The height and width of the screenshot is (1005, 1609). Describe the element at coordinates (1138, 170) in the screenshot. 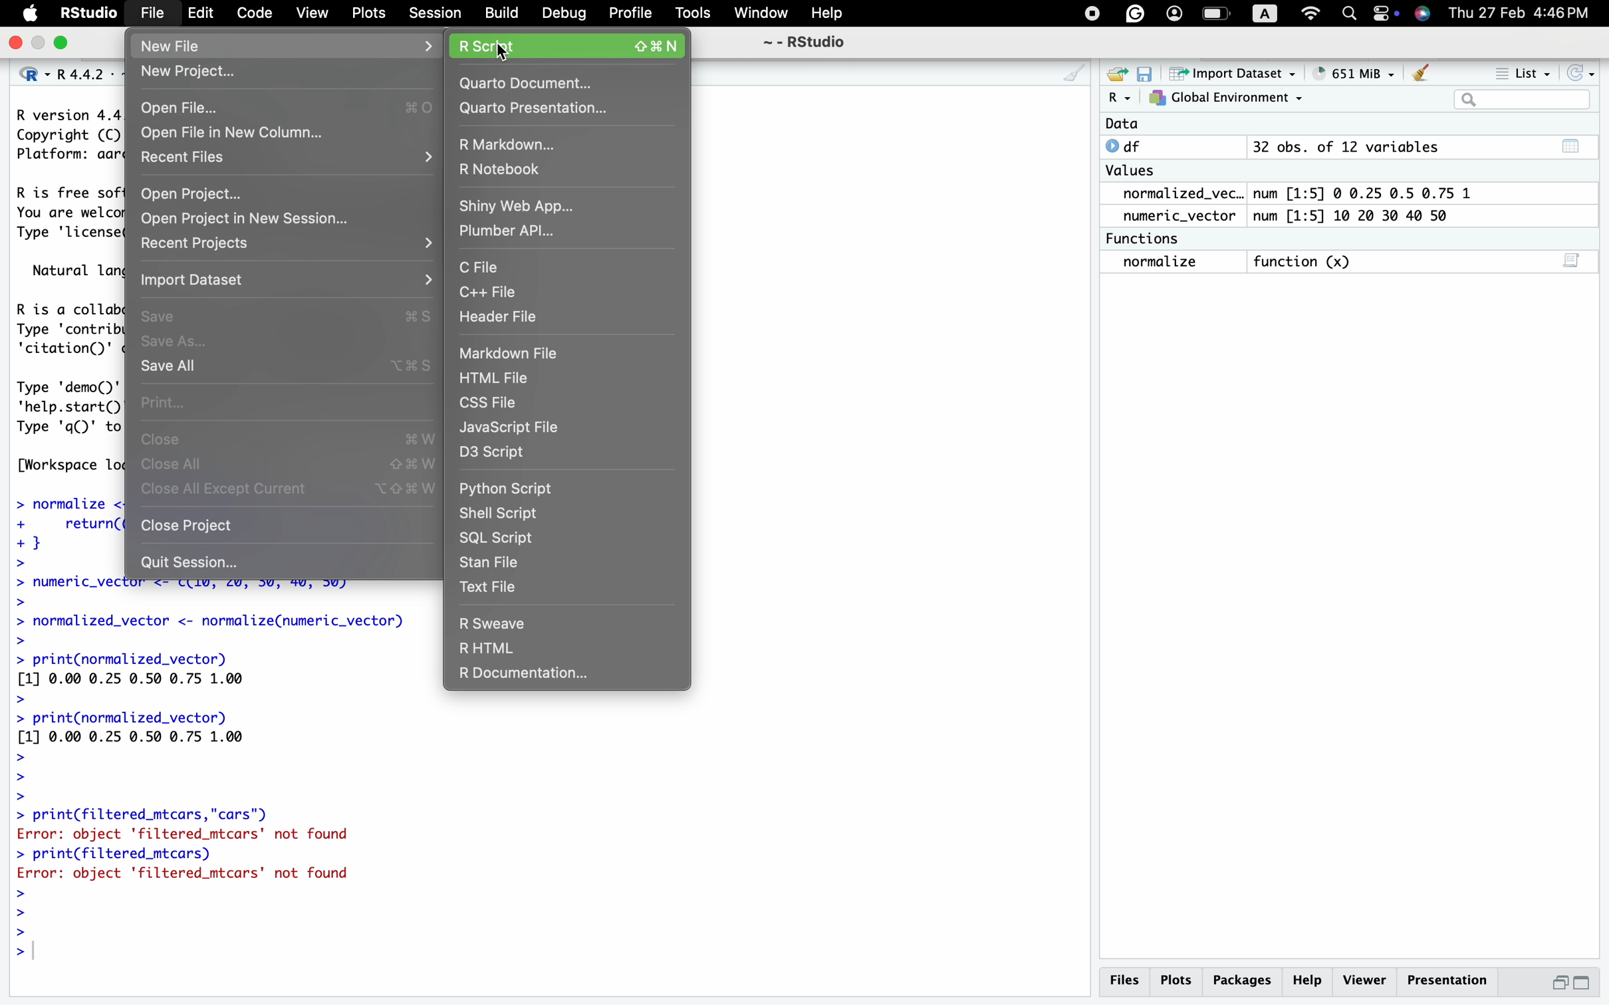

I see `Values` at that location.